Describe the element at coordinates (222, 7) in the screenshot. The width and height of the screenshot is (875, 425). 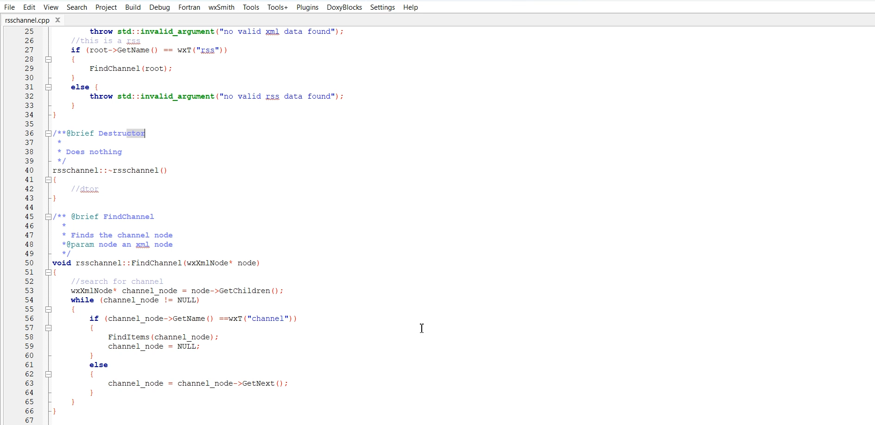
I see `wxSmith` at that location.